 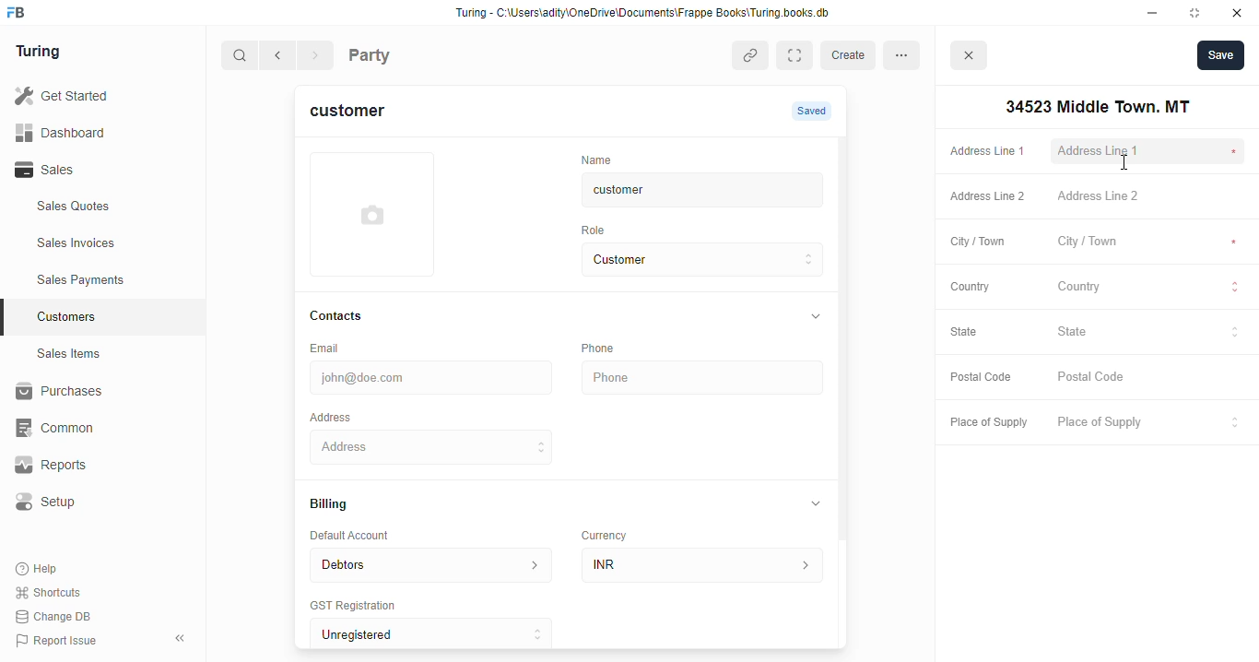 What do you see at coordinates (1153, 13) in the screenshot?
I see `minimise` at bounding box center [1153, 13].